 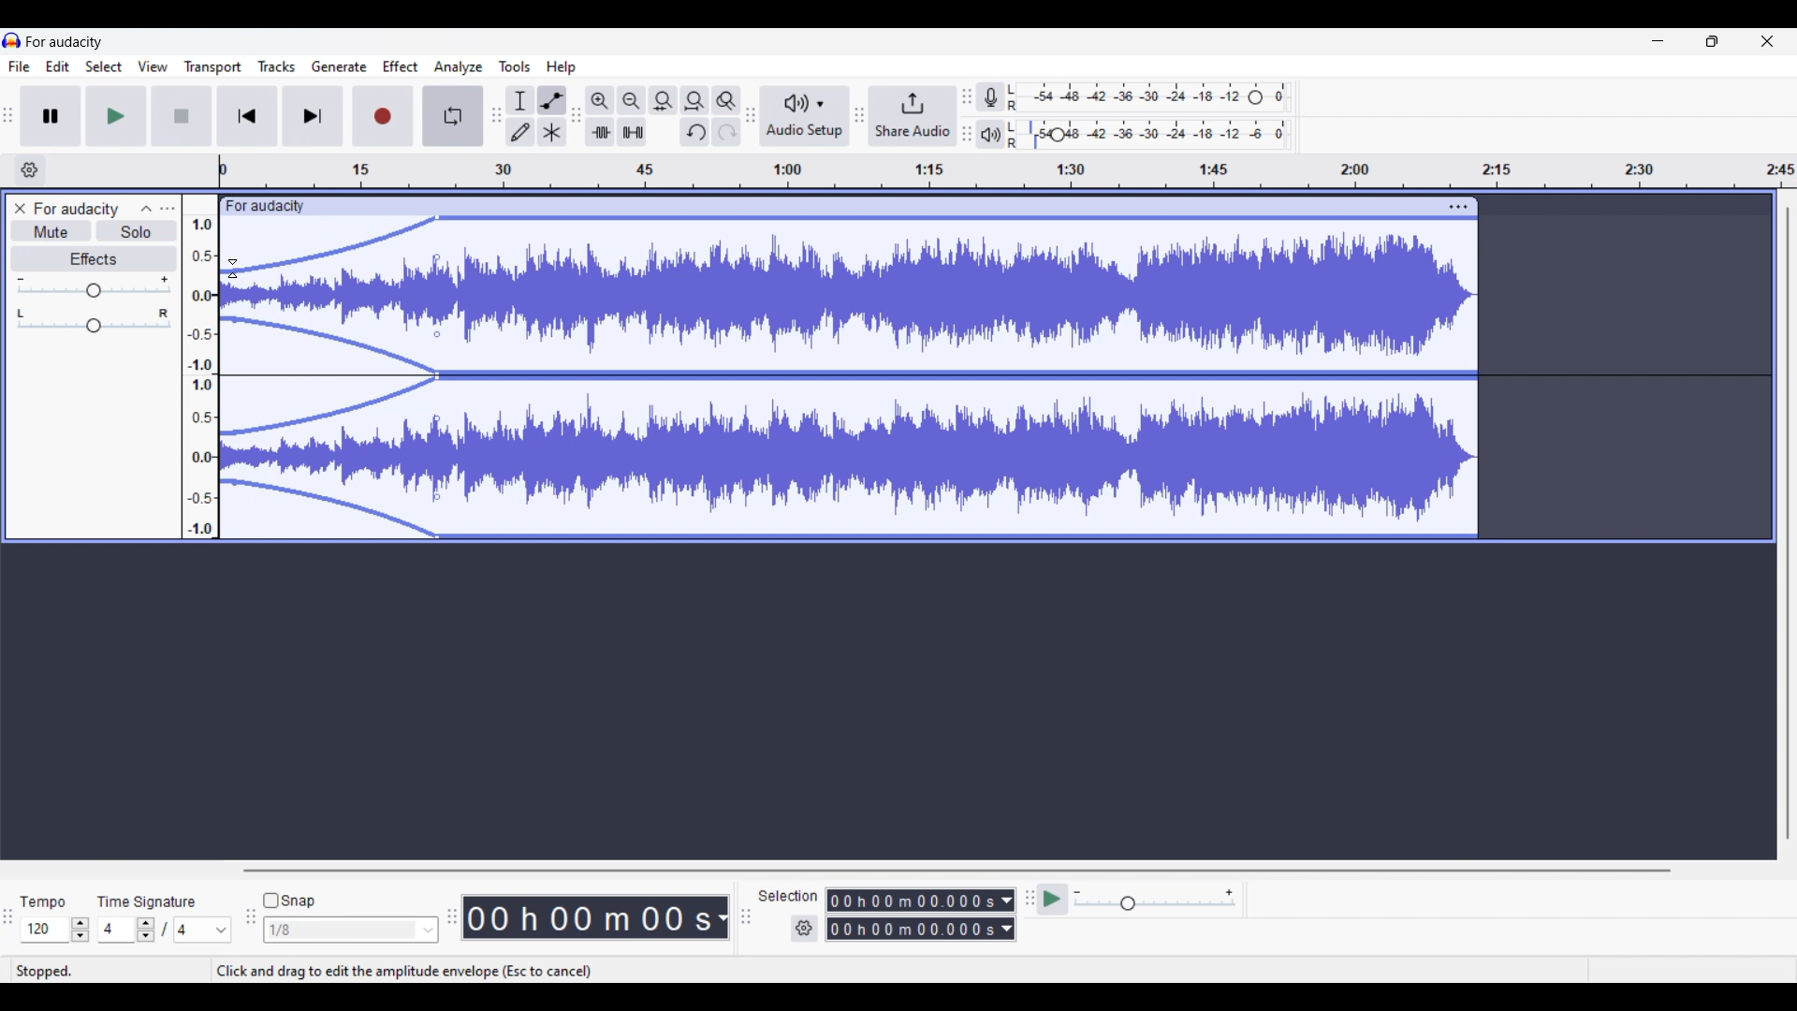 I want to click on Close interface, so click(x=1767, y=41).